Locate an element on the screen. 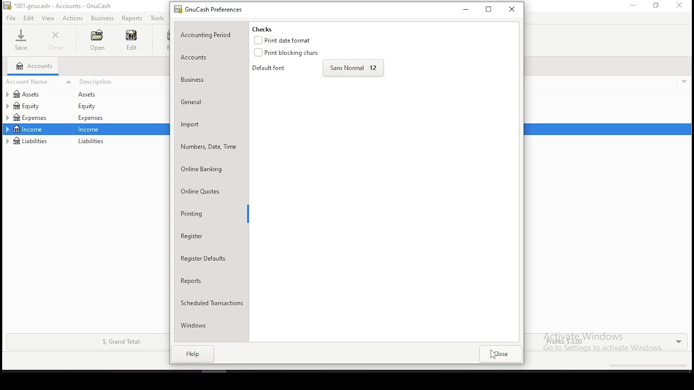  help is located at coordinates (194, 353).